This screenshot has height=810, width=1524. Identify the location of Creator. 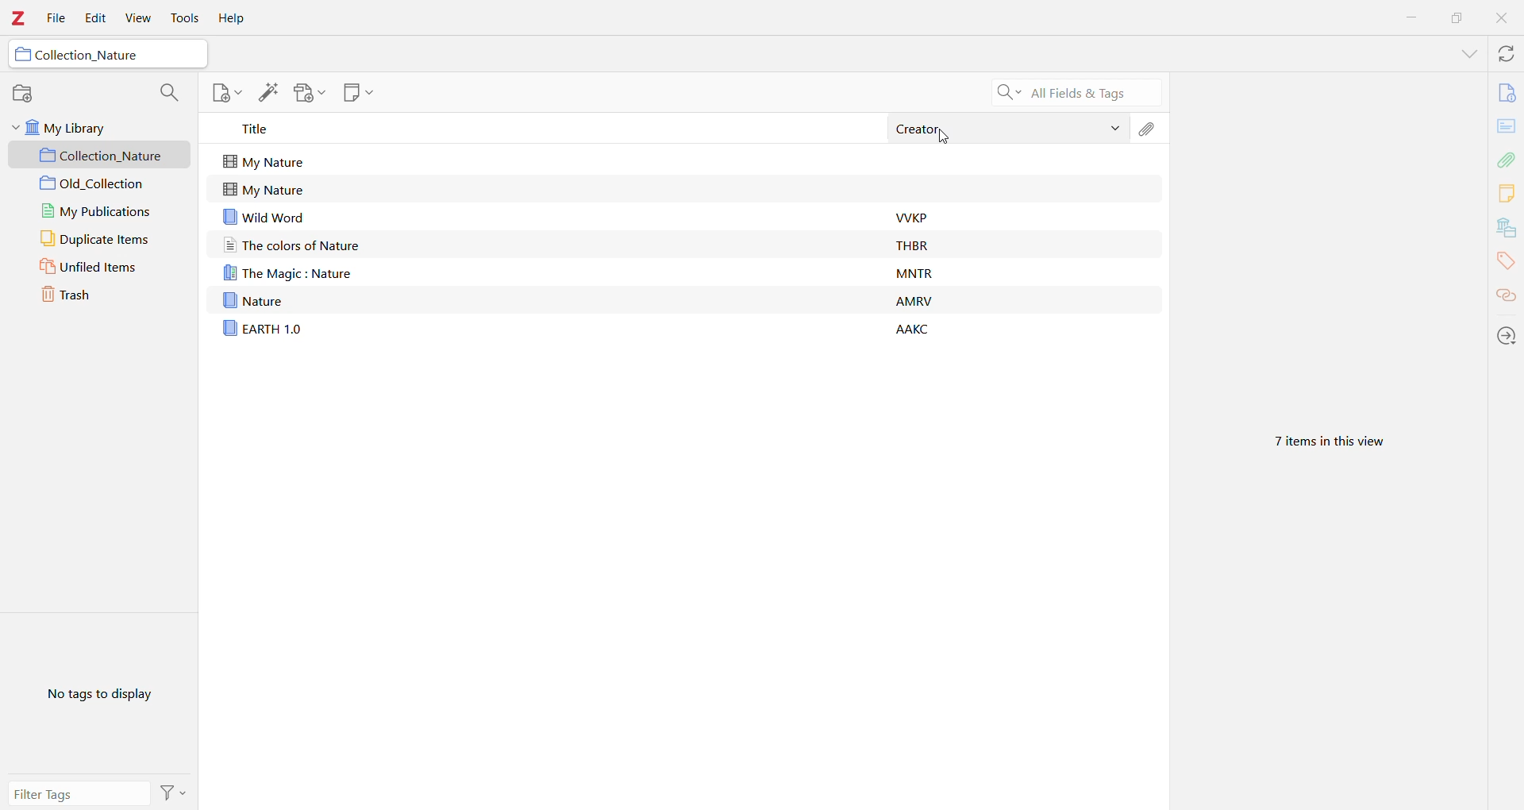
(1010, 129).